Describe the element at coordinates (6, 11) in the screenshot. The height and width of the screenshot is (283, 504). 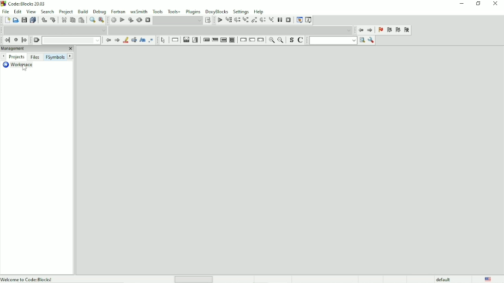
I see `File` at that location.